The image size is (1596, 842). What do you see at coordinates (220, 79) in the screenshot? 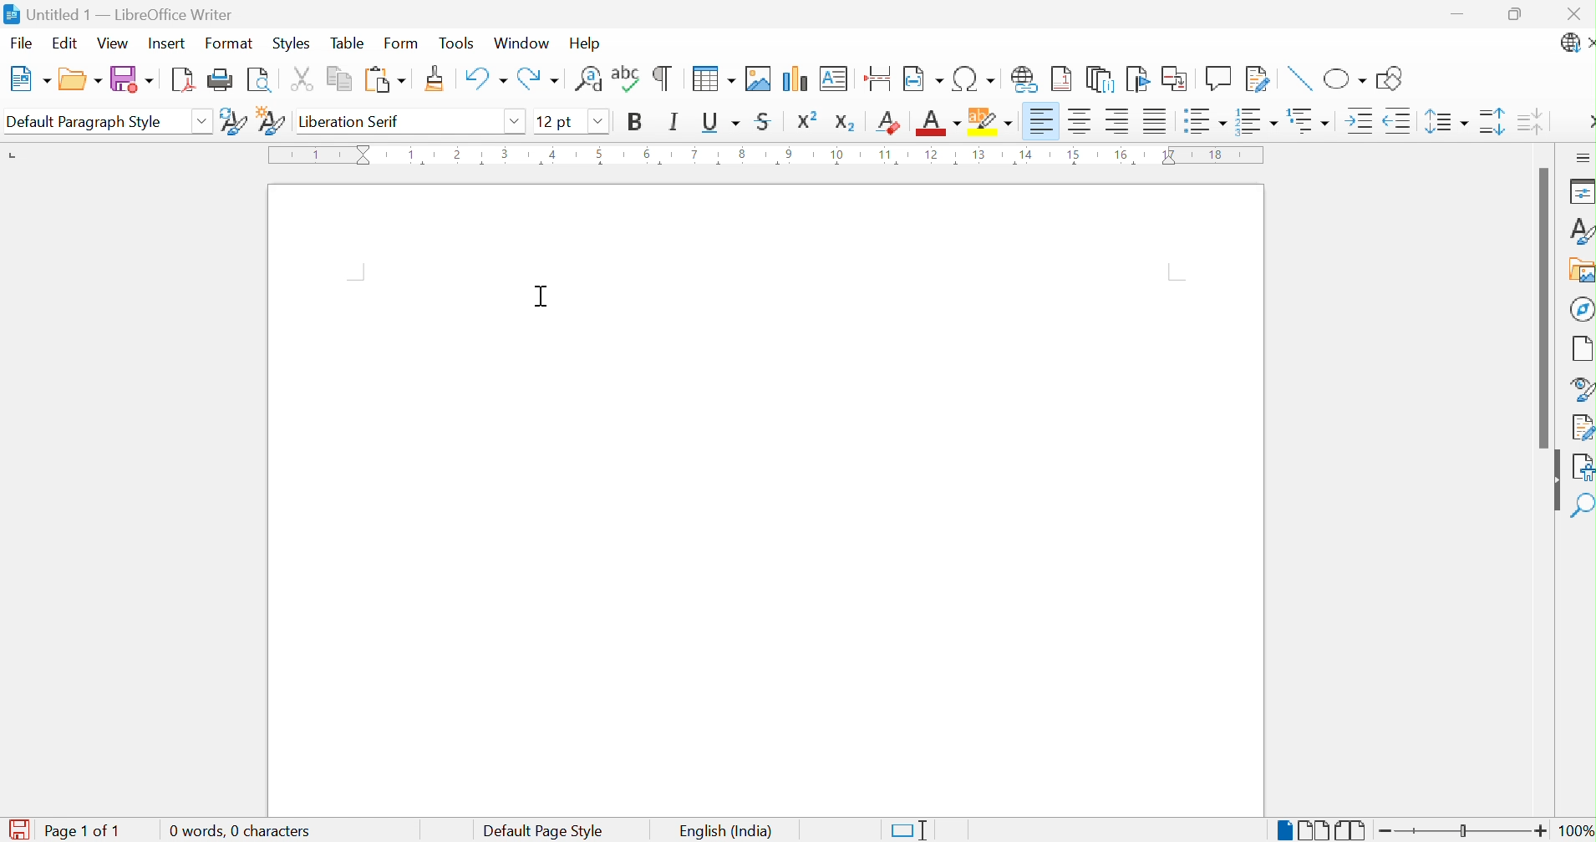
I see `Print` at bounding box center [220, 79].